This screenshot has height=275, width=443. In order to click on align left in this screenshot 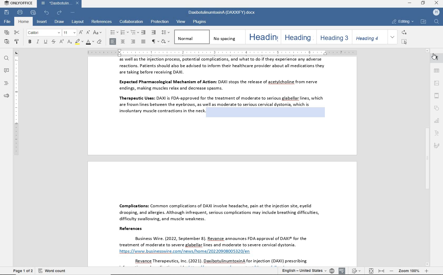, I will do `click(113, 41)`.